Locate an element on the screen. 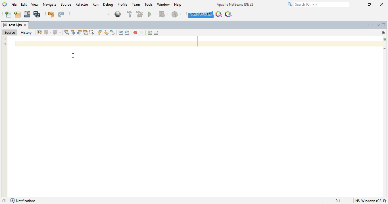 The height and width of the screenshot is (204, 388). no errors is located at coordinates (384, 40).